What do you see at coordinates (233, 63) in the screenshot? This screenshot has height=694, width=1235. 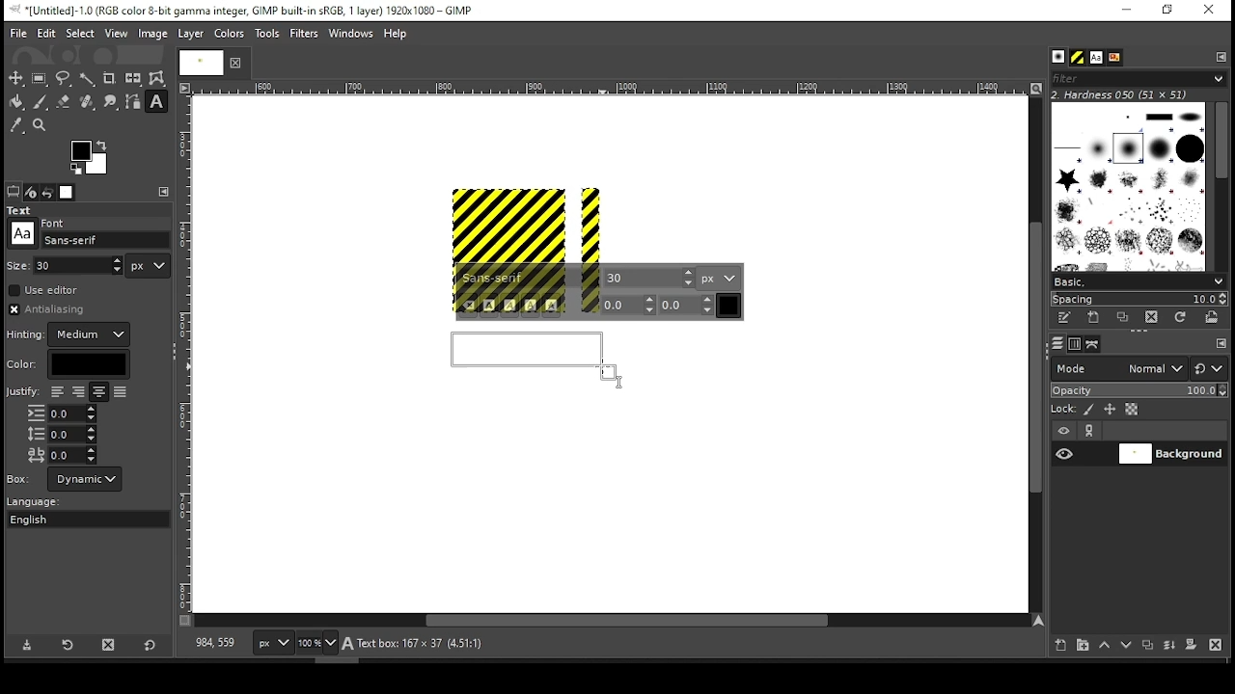 I see `close` at bounding box center [233, 63].